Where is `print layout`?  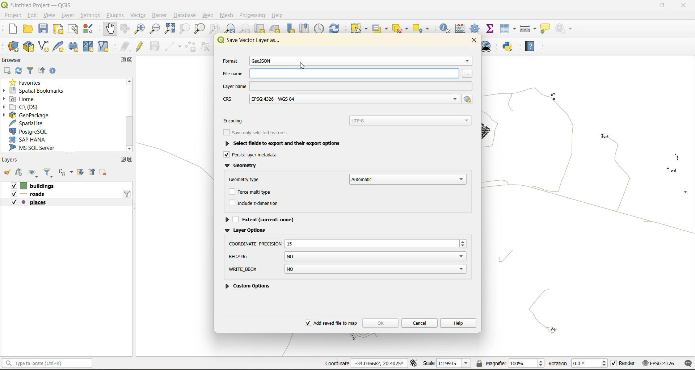 print layout is located at coordinates (60, 29).